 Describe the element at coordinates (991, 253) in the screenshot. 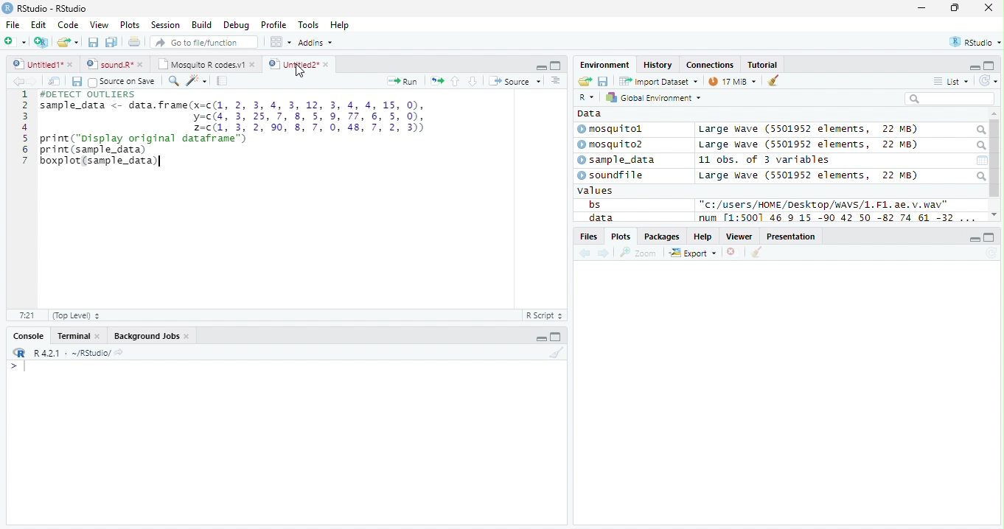

I see `Refresh` at that location.